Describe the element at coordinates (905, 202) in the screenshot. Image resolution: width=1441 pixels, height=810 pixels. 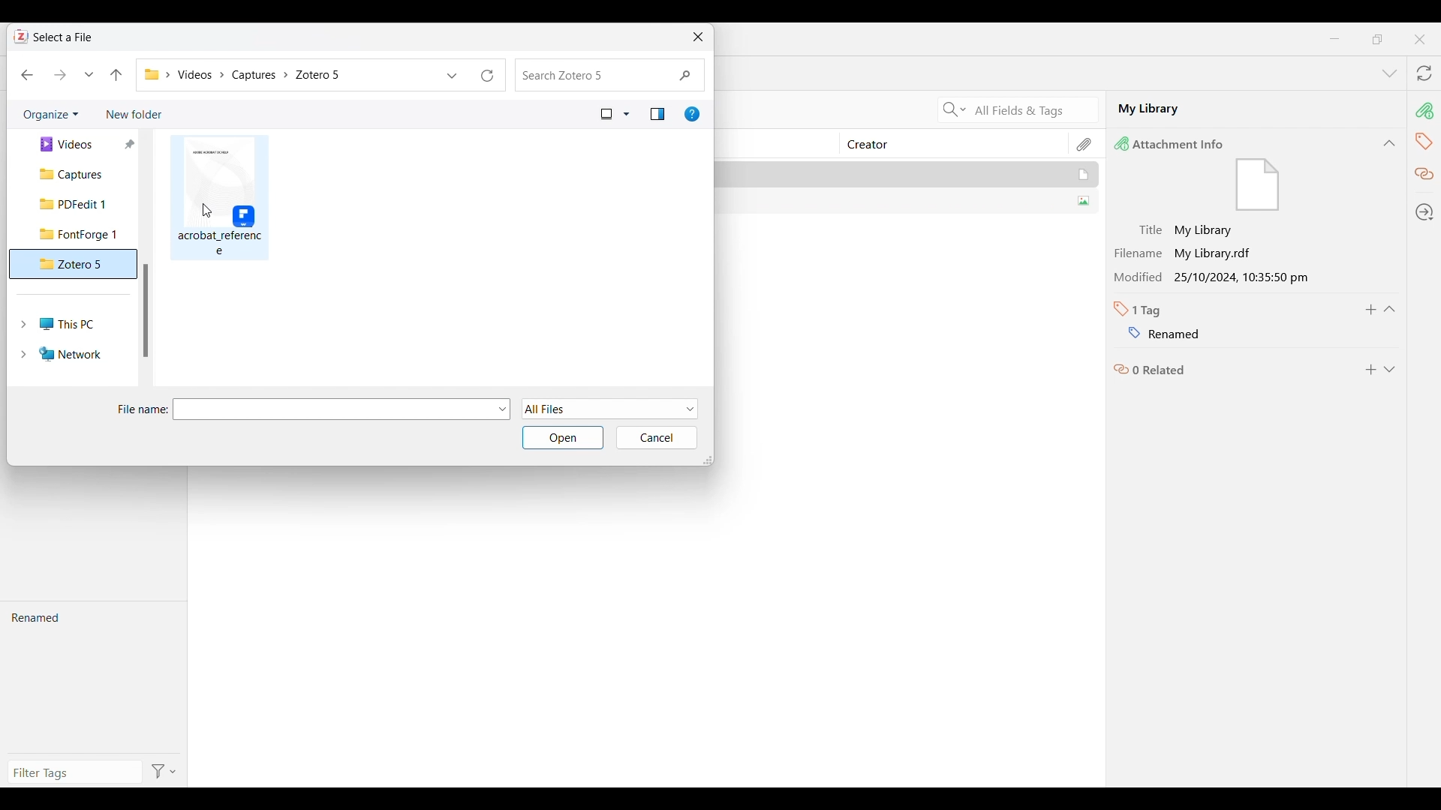
I see `SUMMER` at that location.